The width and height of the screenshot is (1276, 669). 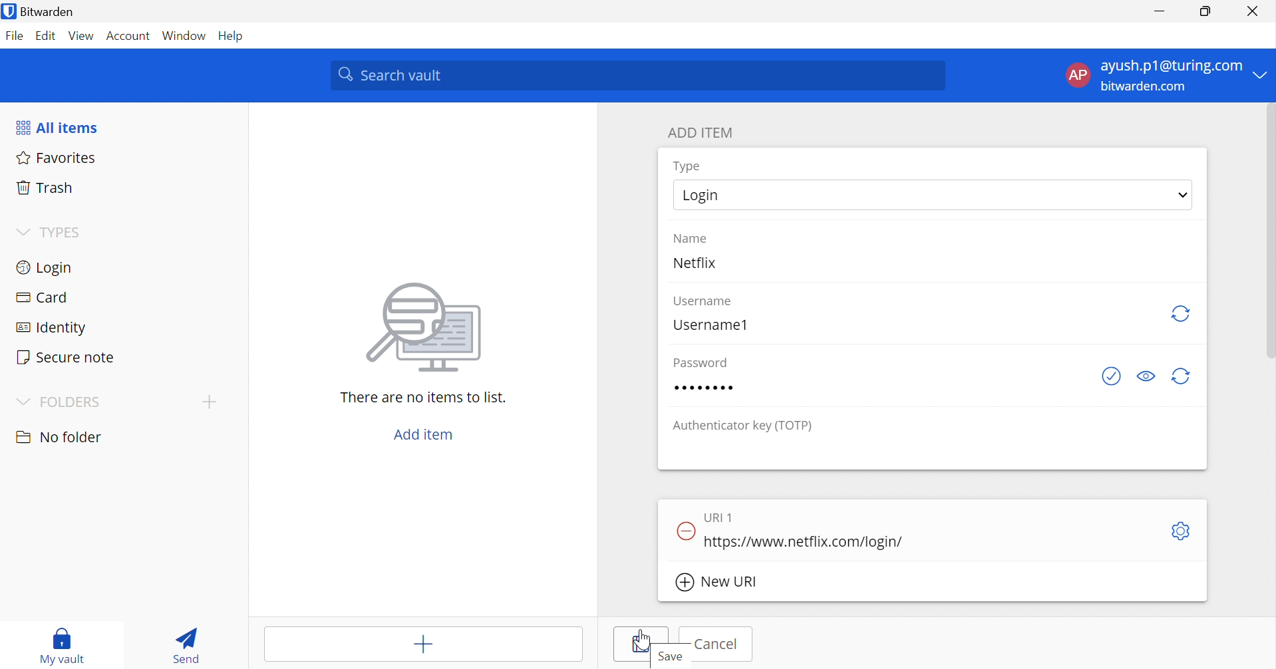 I want to click on AP, so click(x=1078, y=75).